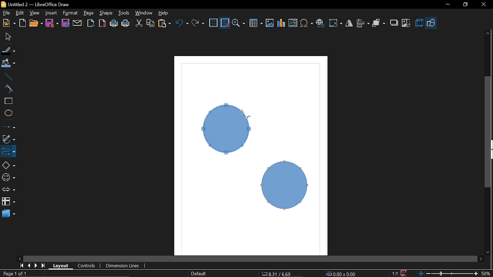 This screenshot has width=493, height=277. What do you see at coordinates (349, 24) in the screenshot?
I see `Filp` at bounding box center [349, 24].